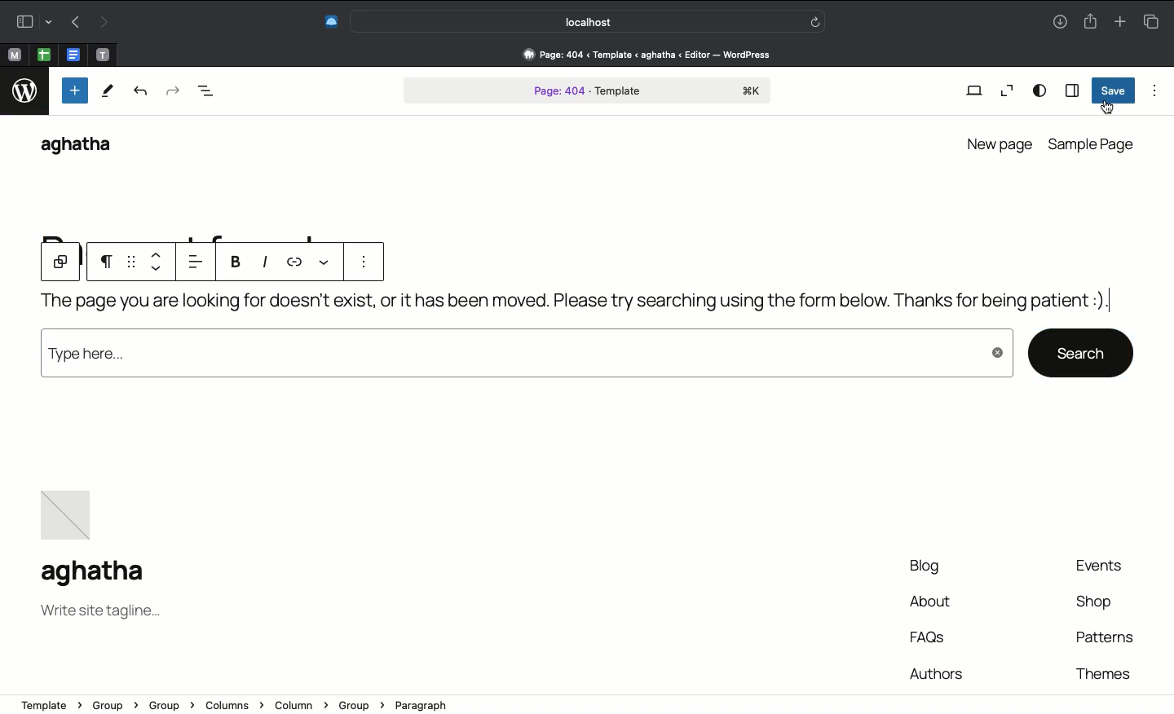 The image size is (1174, 714). I want to click on Sidebar, so click(31, 21).